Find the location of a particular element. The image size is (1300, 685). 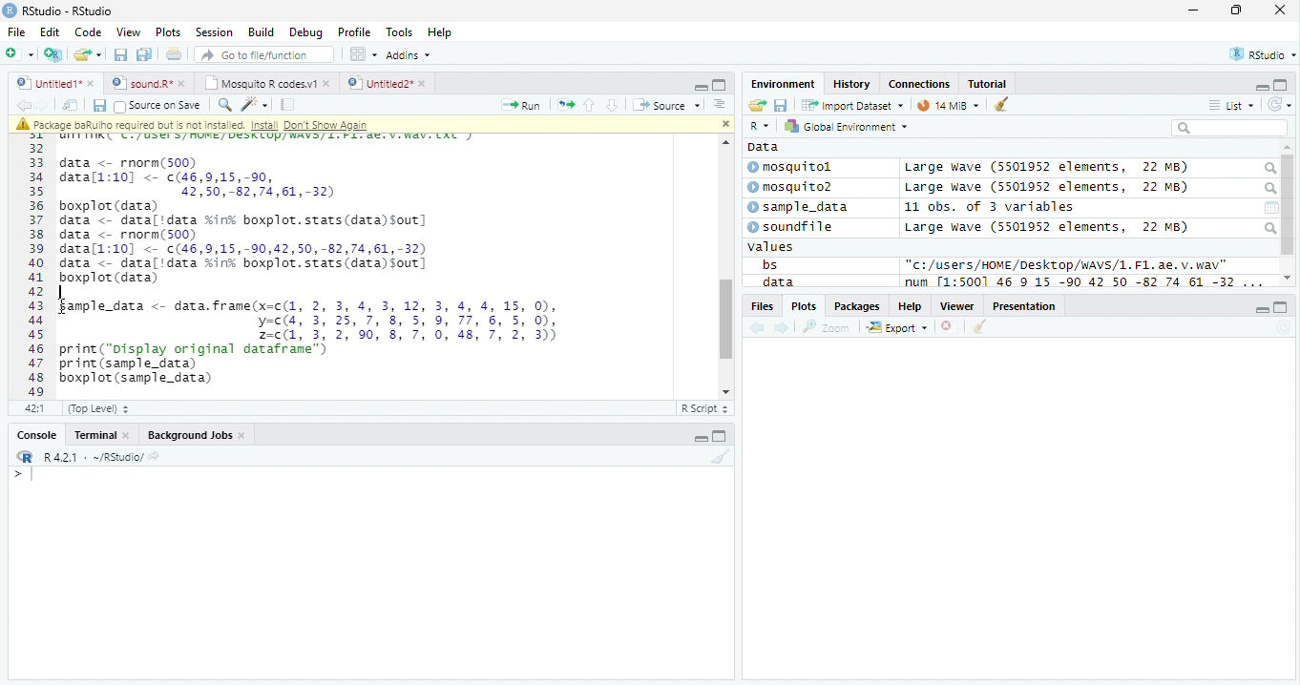

data <- rnorm(500)
data[1:10] <- c(46,9,15,-90,
42,50,-82,74,61,-32)

boxplot (data)

data <- datal!data %in% boxplot.stats (data) Sout]

data <- rnorm(500)

data[1:10] <- c(46,9,15,-90,42,50,-82,74,61,-32)

data <- data['data %im% boxplot.stats (data) Sout]

boxplot (data)

herpre dsc <- data.frame(x-c(i, 2, 3, 4, 3, 12, 3, 4, 4, 15, 0),
y-c(4, 3, 25,7, 8,5, 9,77, 6,5, 0),
2-c(1, 3, 2, 90, 8, 7, 0, 48, 7, 2, 3))

print("pisplay original dataframe”)

print (sample_data)

boxplot (sample_data) is located at coordinates (310, 270).